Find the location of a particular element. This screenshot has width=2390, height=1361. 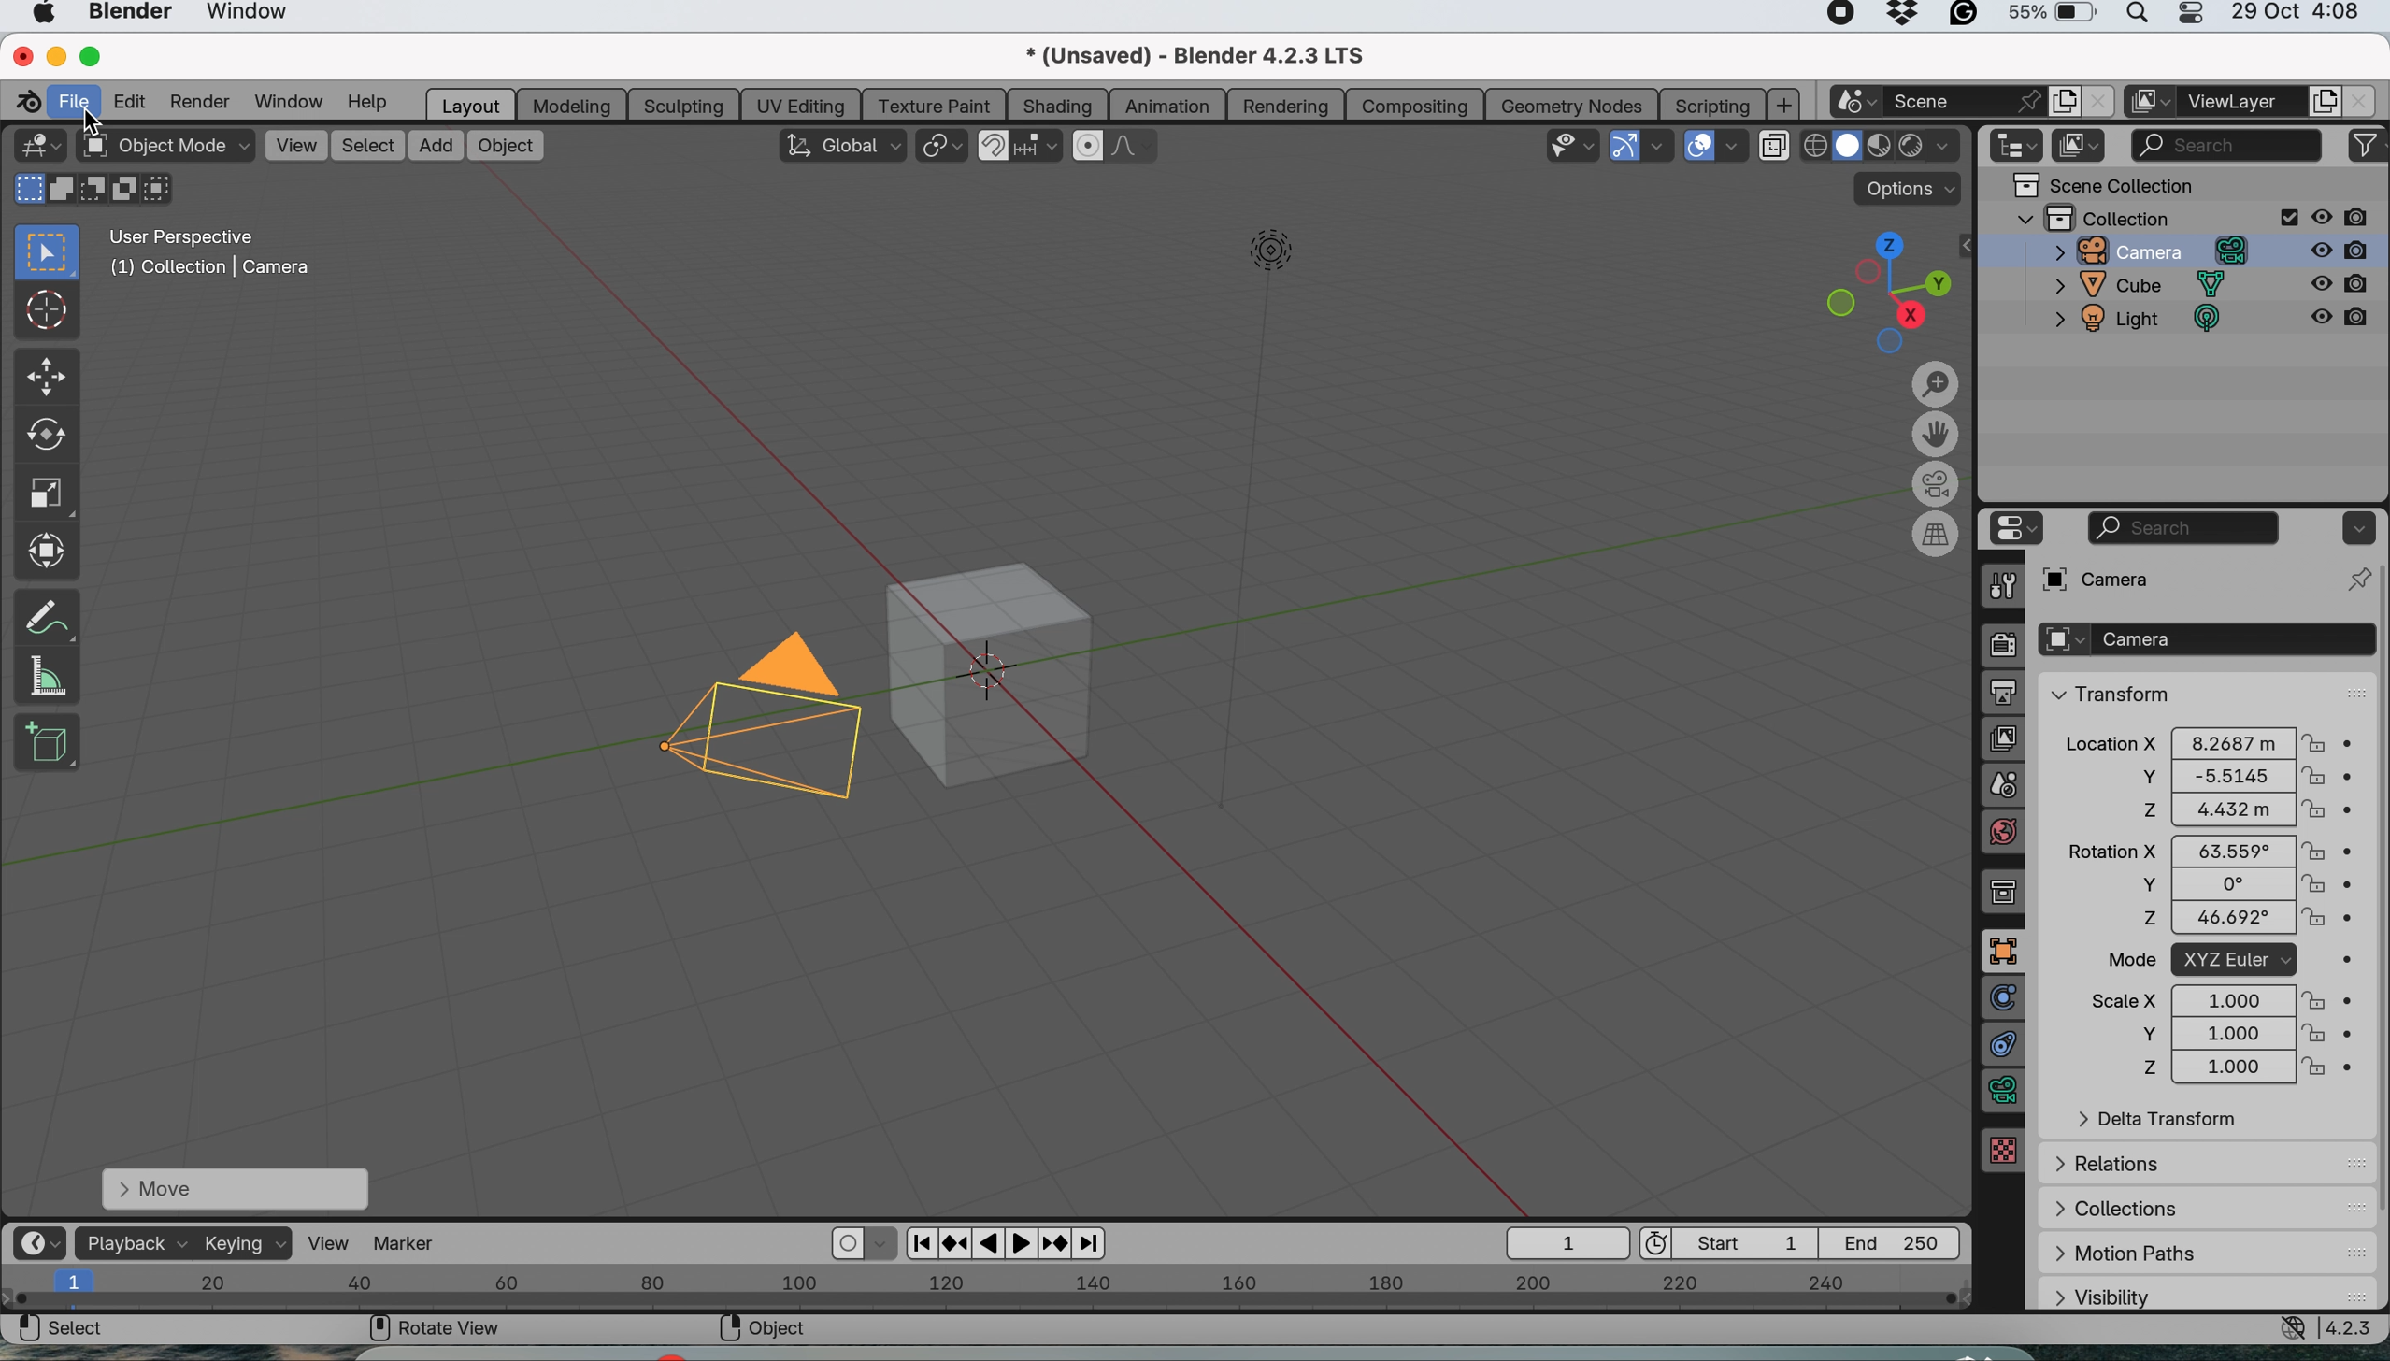

texture is located at coordinates (2006, 1151).